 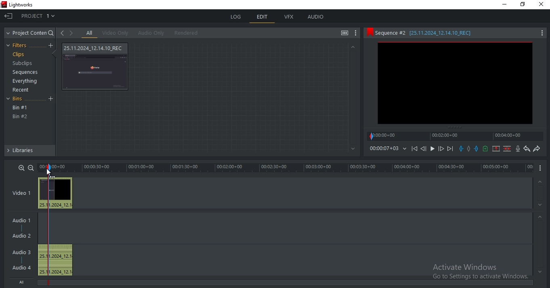 I want to click on remove marked section, so click(x=496, y=148).